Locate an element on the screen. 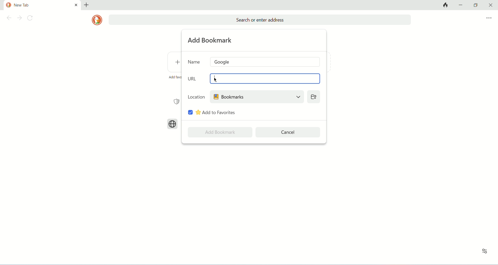 The height and width of the screenshot is (265, 498). cursor is located at coordinates (216, 80).